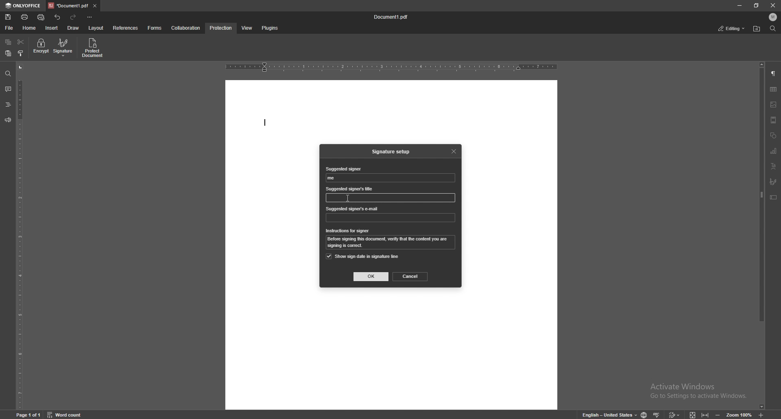 This screenshot has width=781, height=419. I want to click on view, so click(245, 28).